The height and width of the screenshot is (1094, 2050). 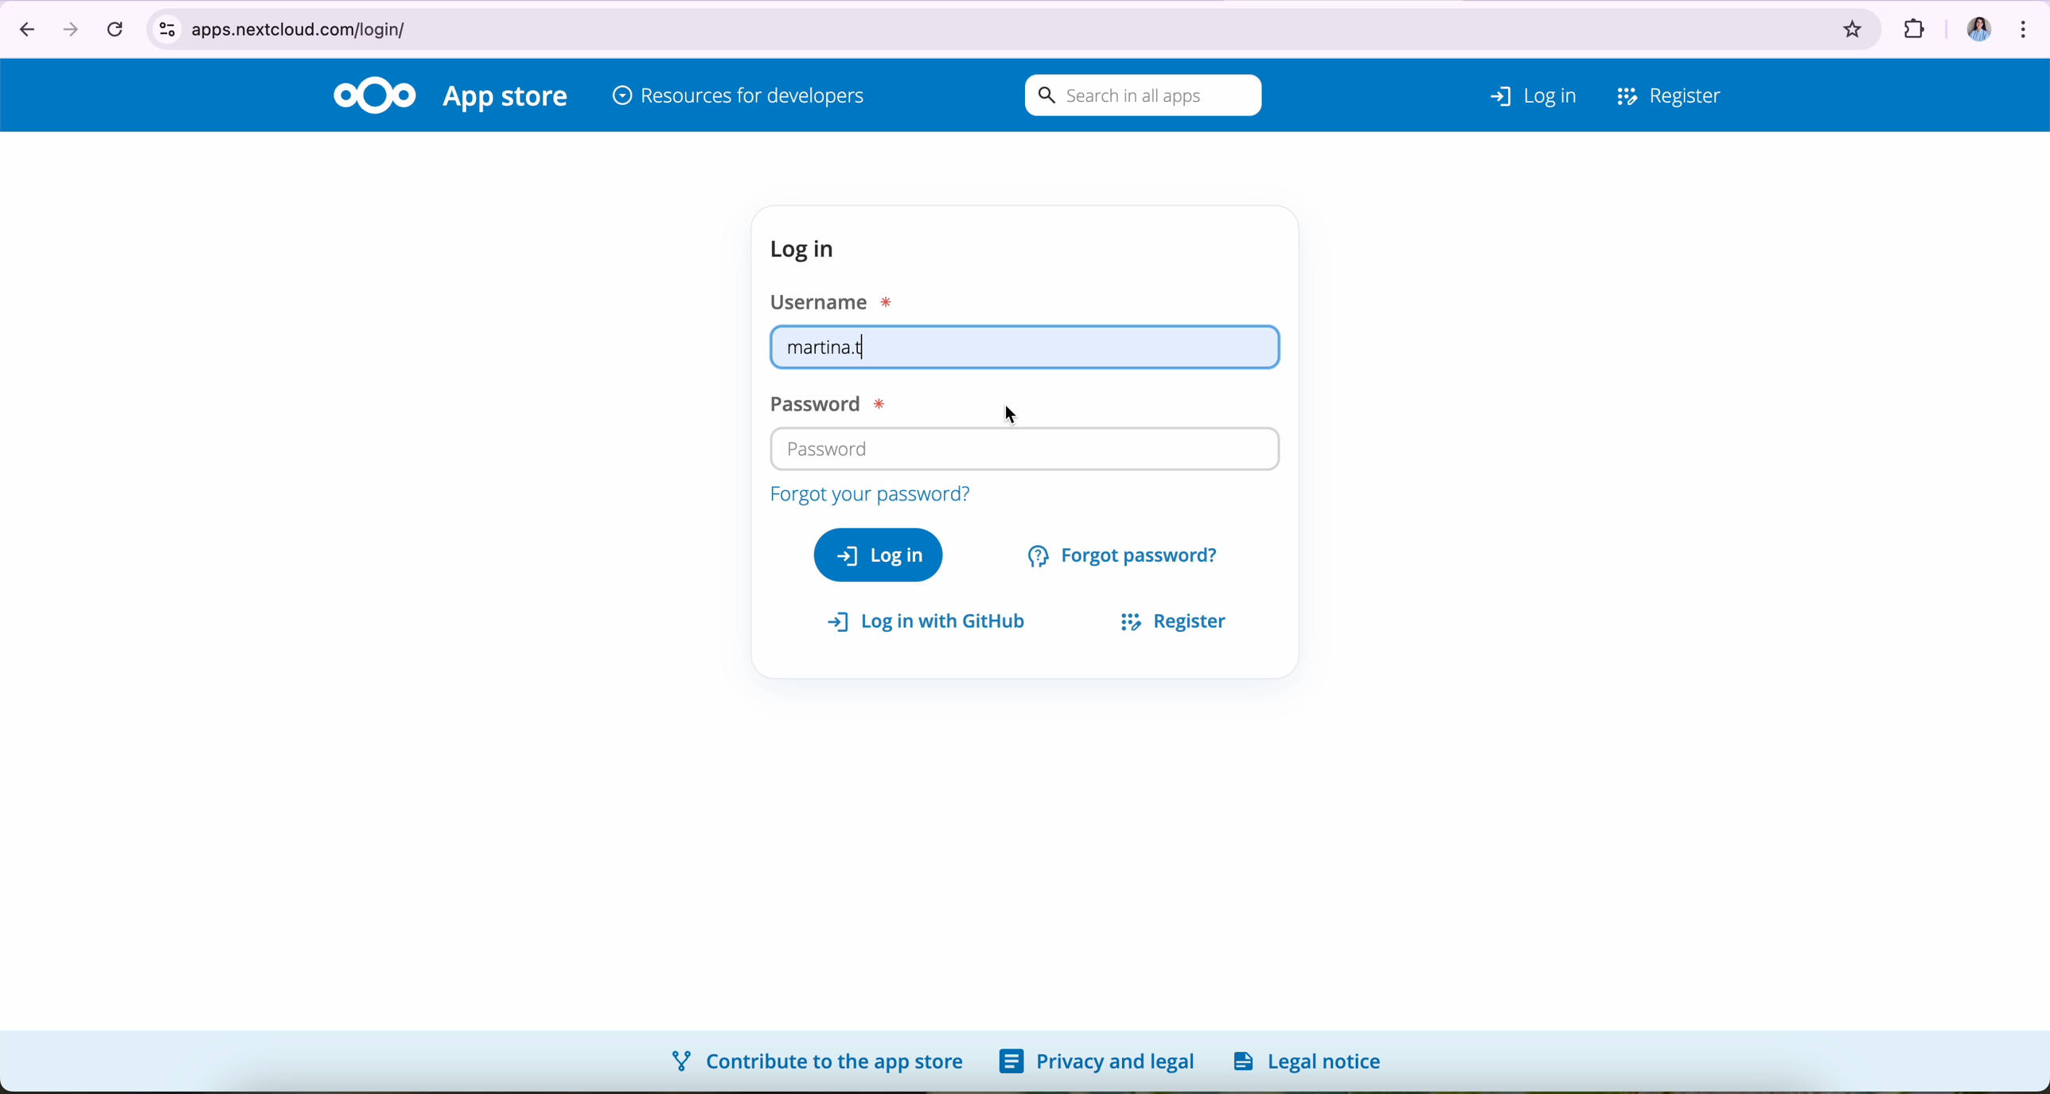 I want to click on log in , so click(x=879, y=554).